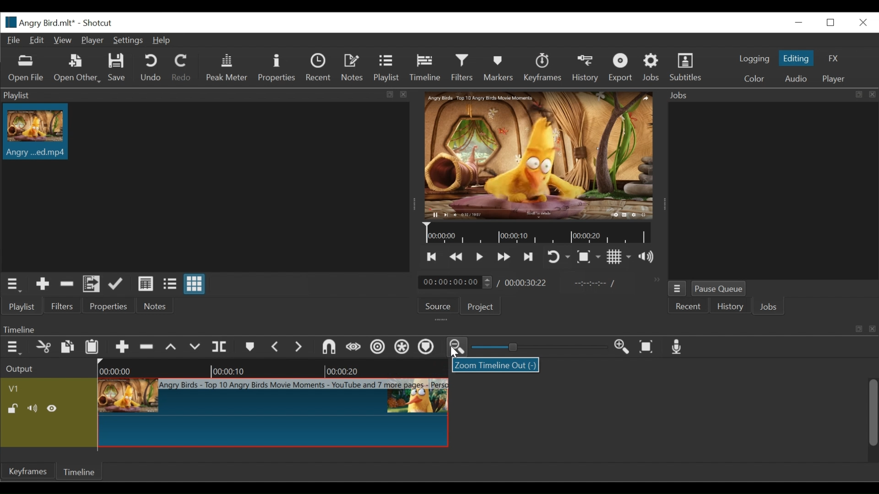 Image resolution: width=879 pixels, height=494 pixels. Describe the element at coordinates (328, 347) in the screenshot. I see `Snap` at that location.